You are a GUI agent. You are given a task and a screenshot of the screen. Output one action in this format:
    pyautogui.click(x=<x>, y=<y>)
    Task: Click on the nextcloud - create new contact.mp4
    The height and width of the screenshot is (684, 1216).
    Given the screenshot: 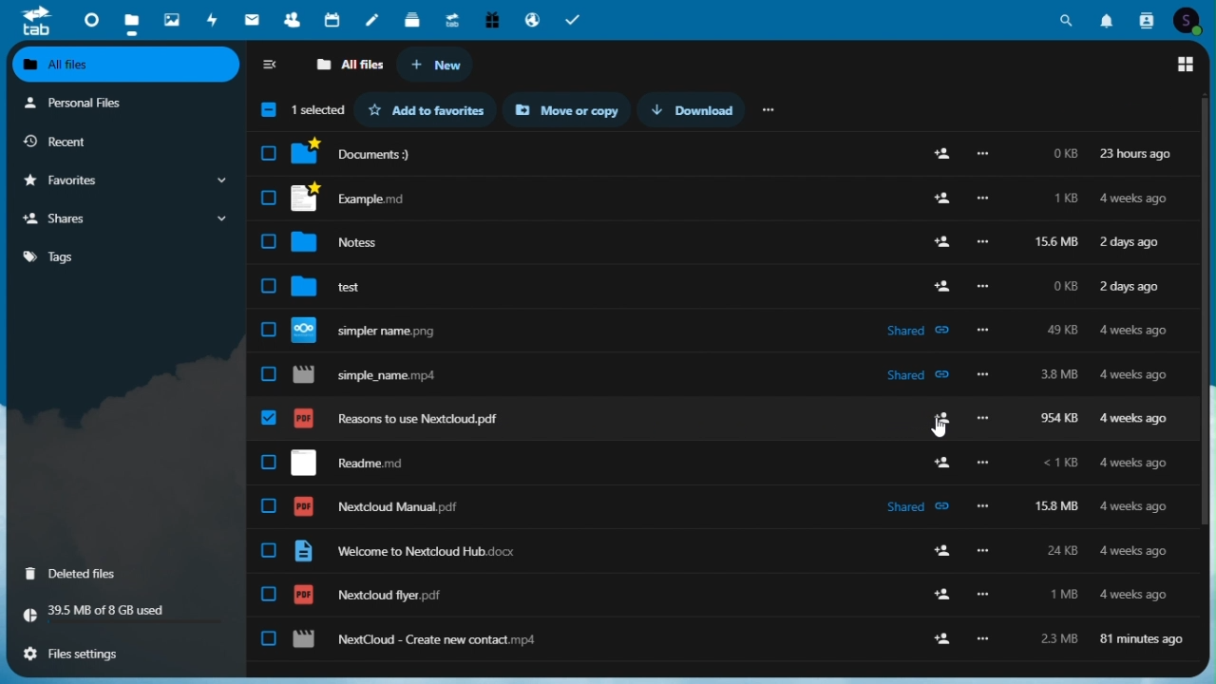 What is the action you would take?
    pyautogui.click(x=415, y=640)
    